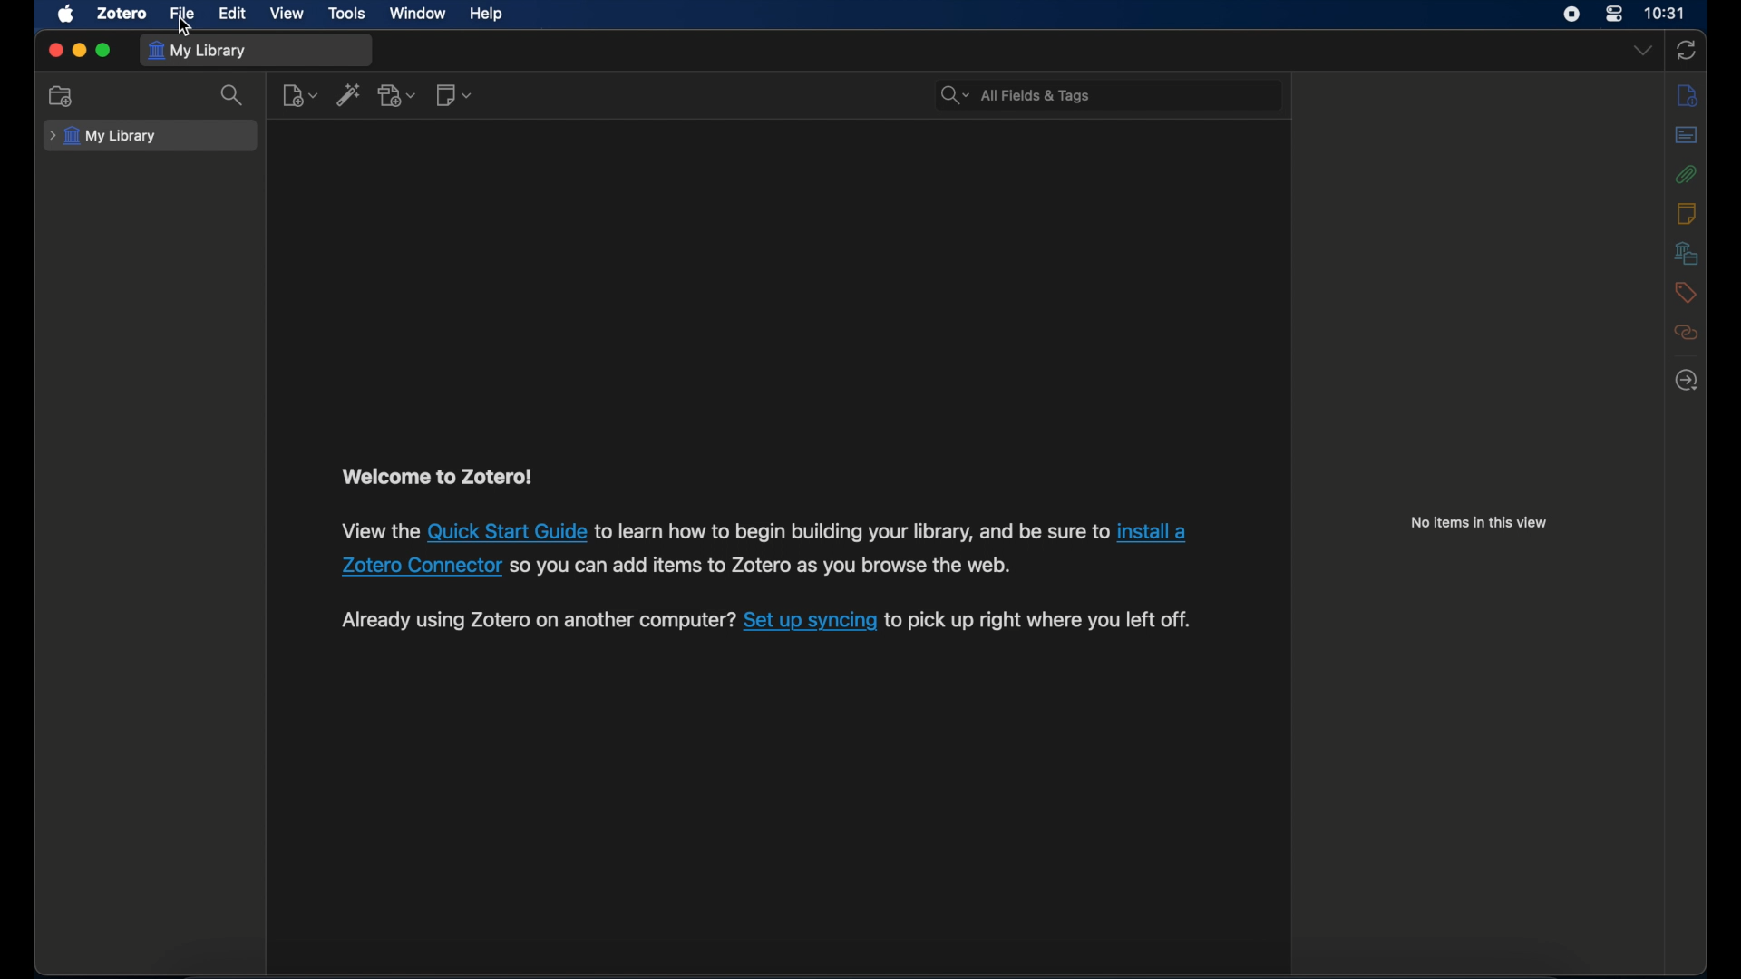  What do you see at coordinates (453, 93) in the screenshot?
I see `new notes` at bounding box center [453, 93].